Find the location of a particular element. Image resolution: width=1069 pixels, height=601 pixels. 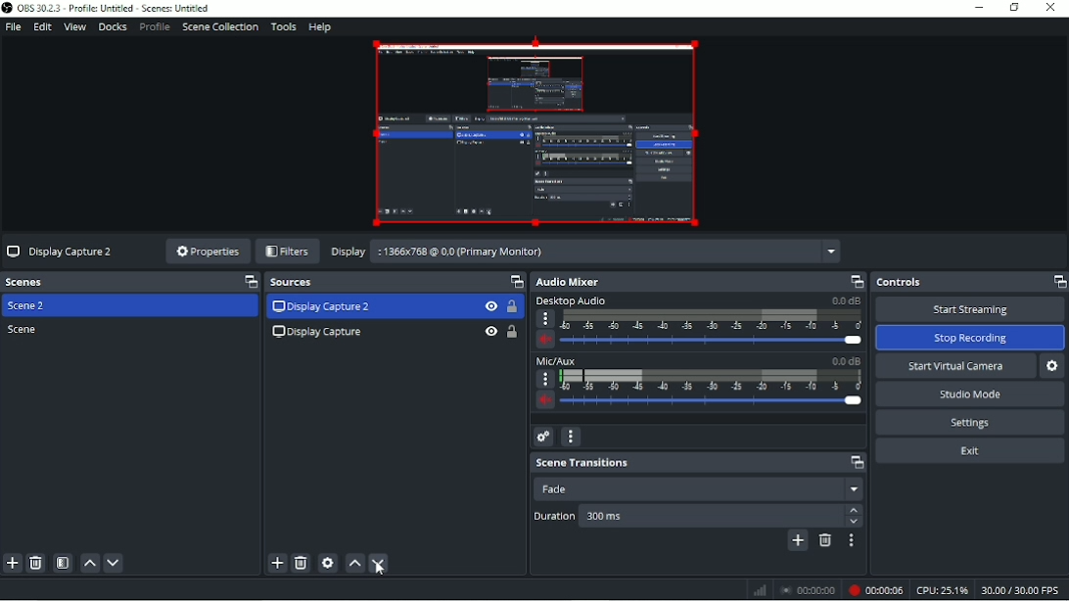

Audio Mixer is located at coordinates (698, 281).